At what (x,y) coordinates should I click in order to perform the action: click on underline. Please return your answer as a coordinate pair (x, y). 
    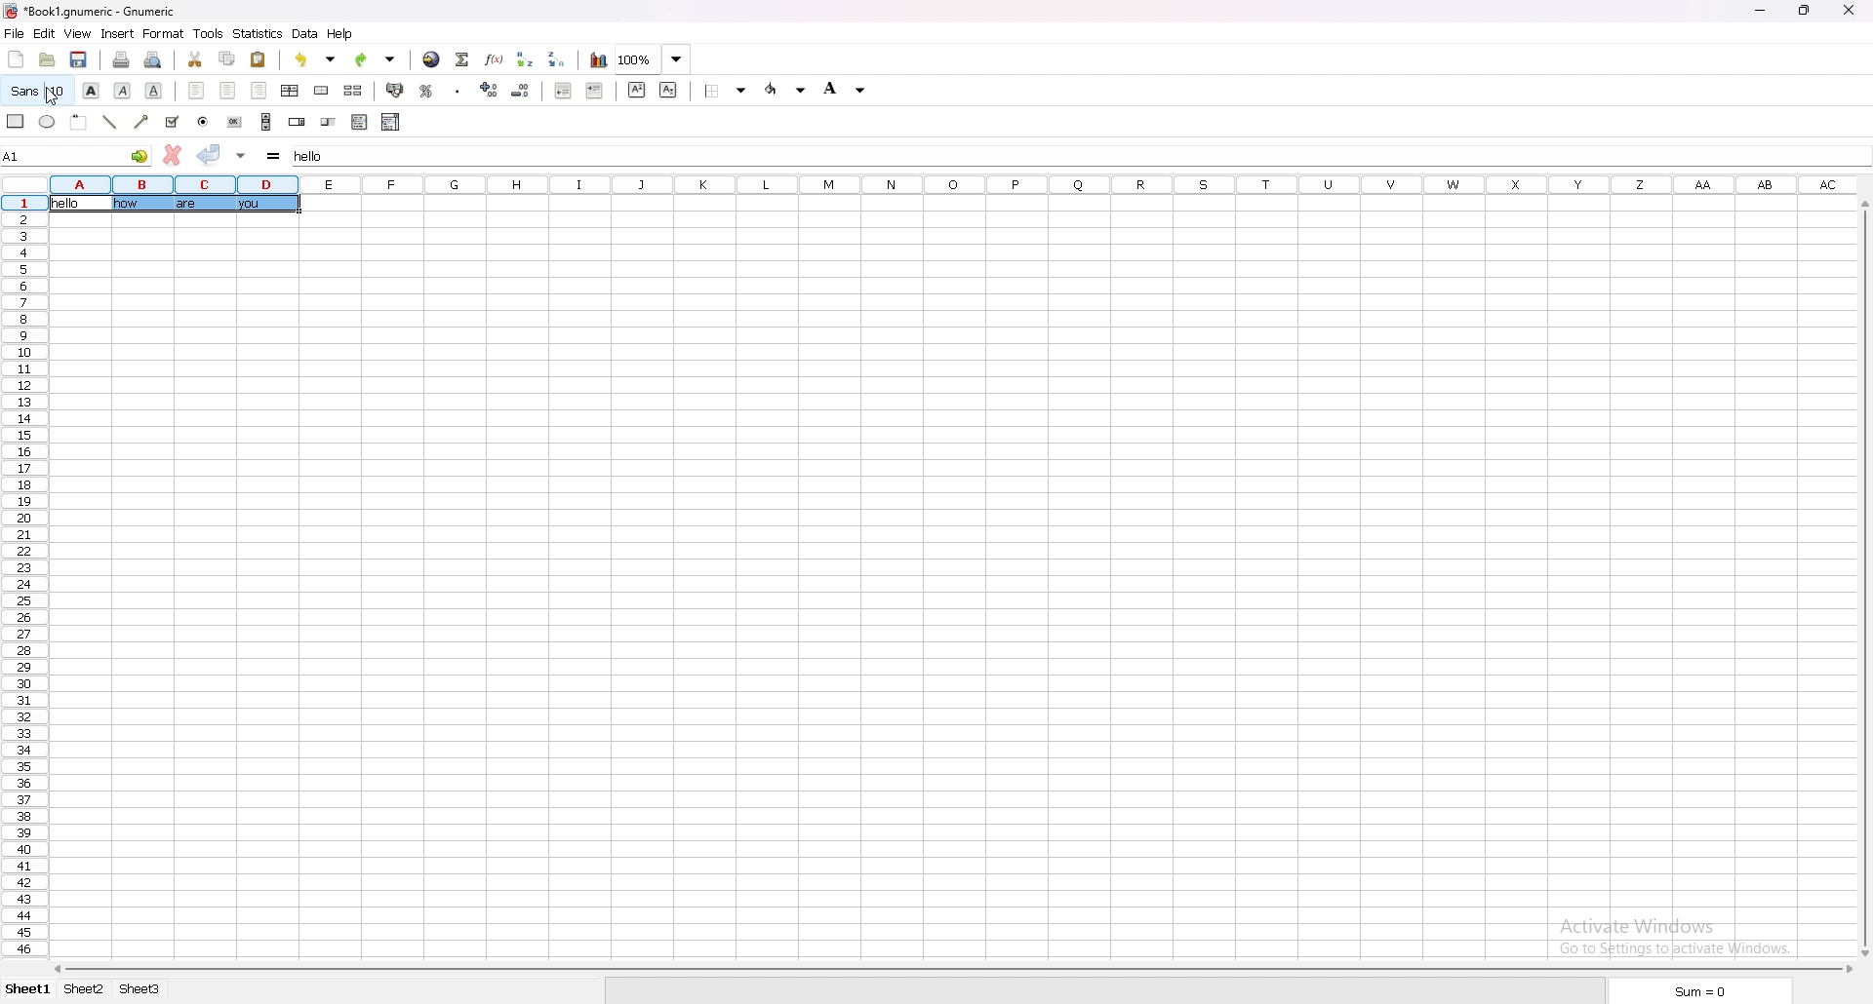
    Looking at the image, I should click on (153, 90).